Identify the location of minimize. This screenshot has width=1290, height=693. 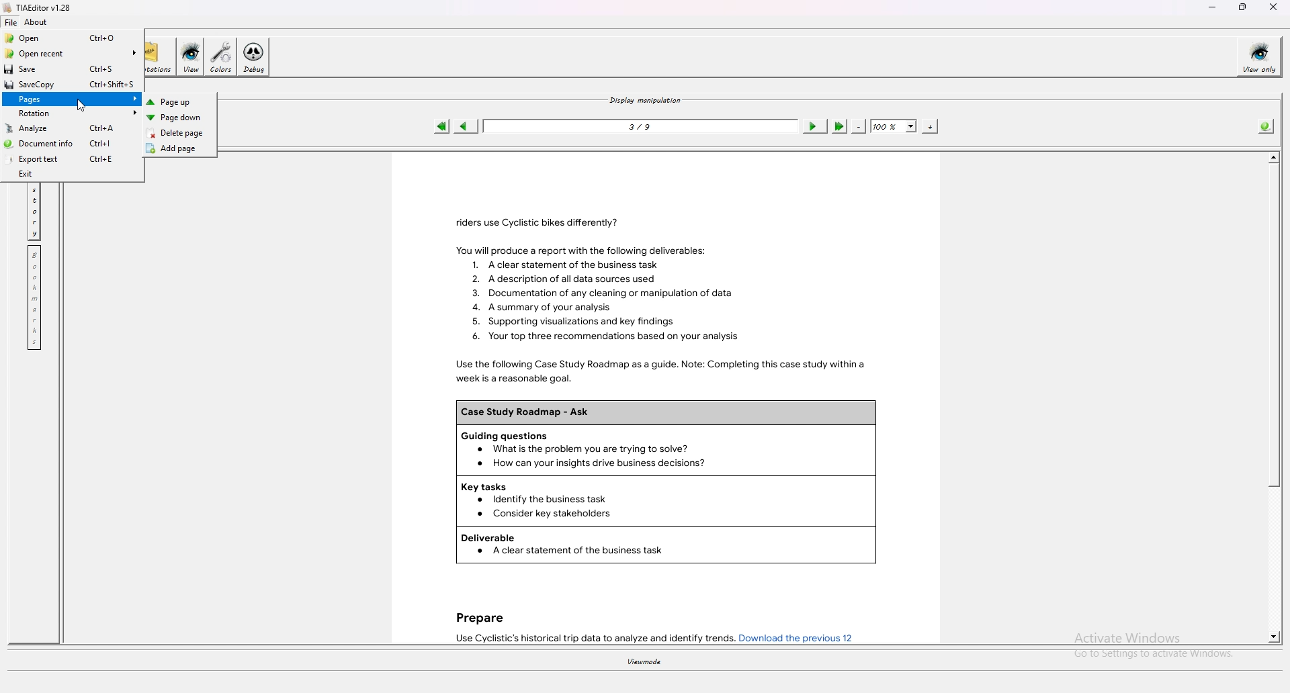
(1212, 7).